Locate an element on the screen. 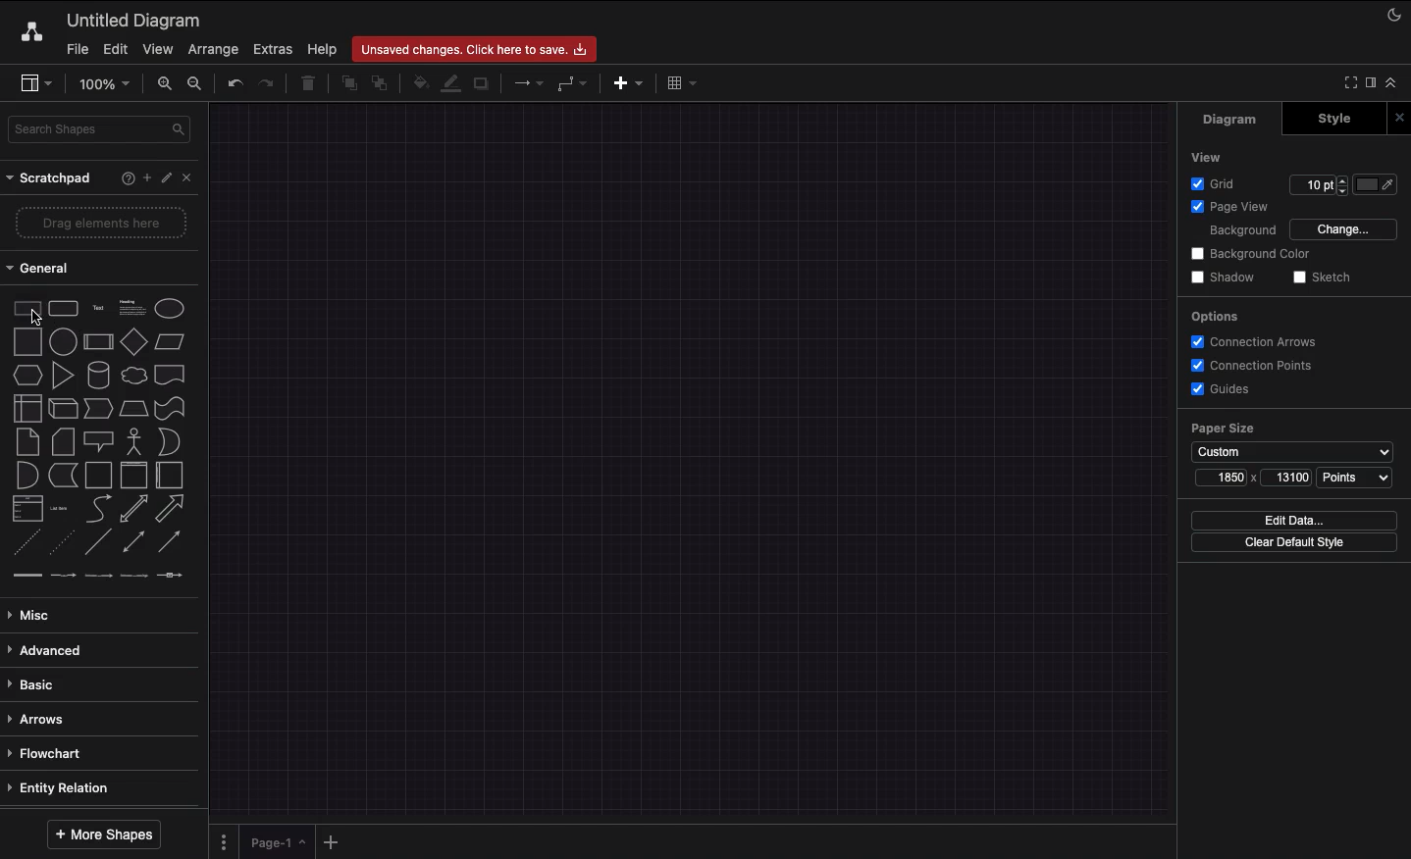  Arrange is located at coordinates (212, 49).